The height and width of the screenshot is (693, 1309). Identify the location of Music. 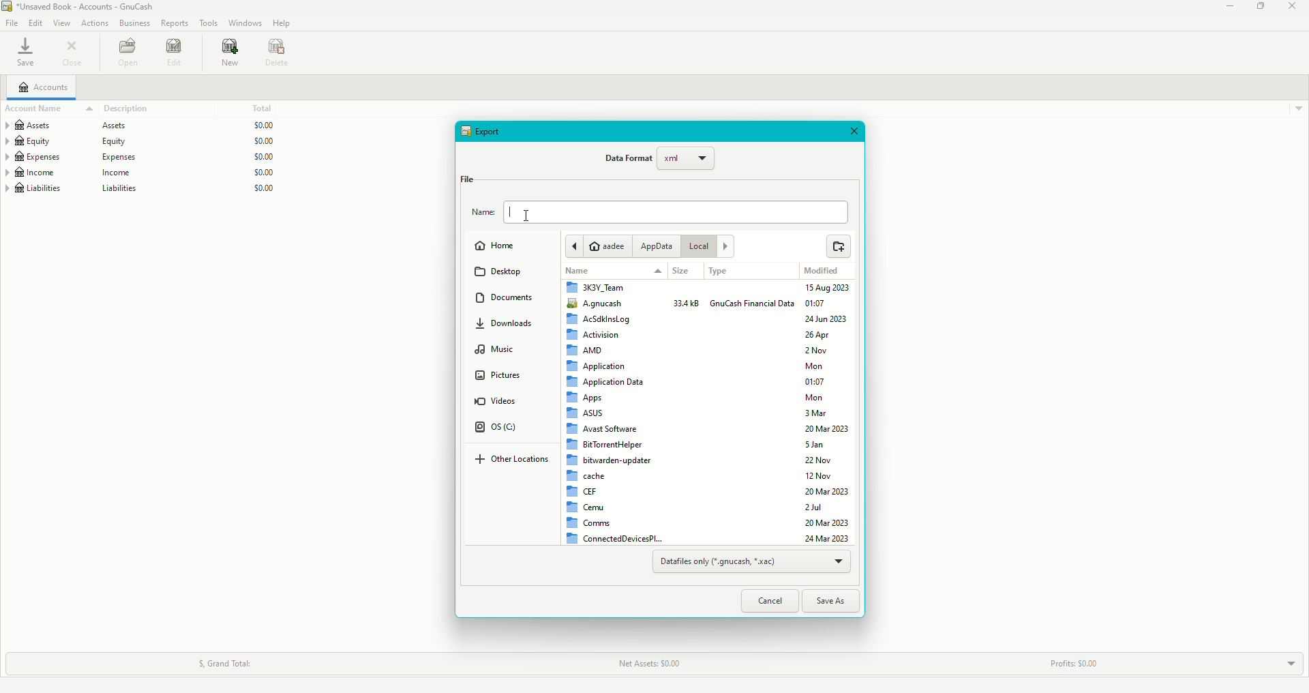
(498, 351).